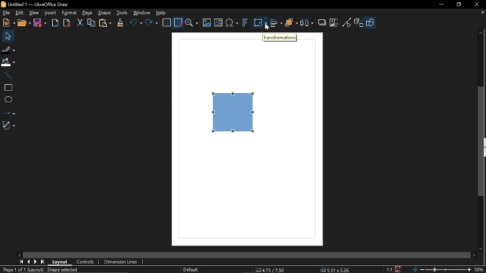  I want to click on Go to first page , so click(21, 262).